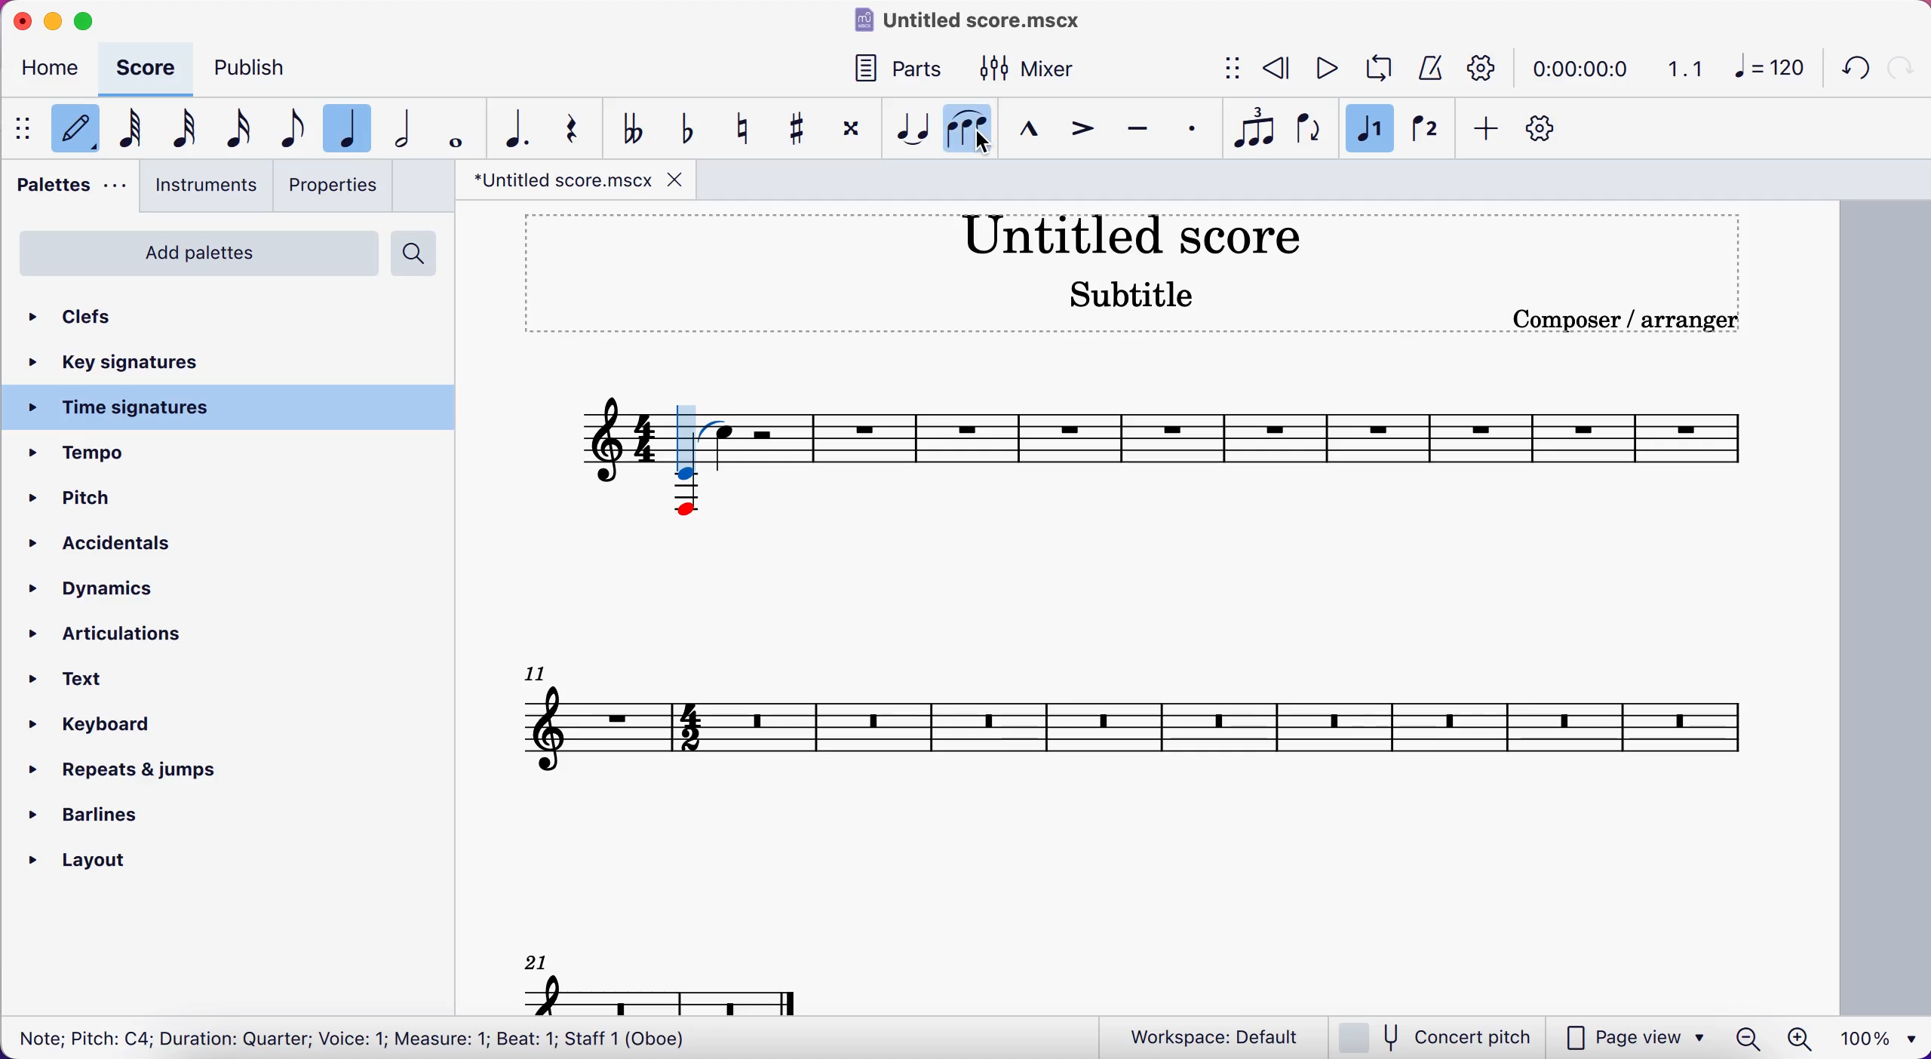  Describe the element at coordinates (1435, 1037) in the screenshot. I see `concert pitch` at that location.